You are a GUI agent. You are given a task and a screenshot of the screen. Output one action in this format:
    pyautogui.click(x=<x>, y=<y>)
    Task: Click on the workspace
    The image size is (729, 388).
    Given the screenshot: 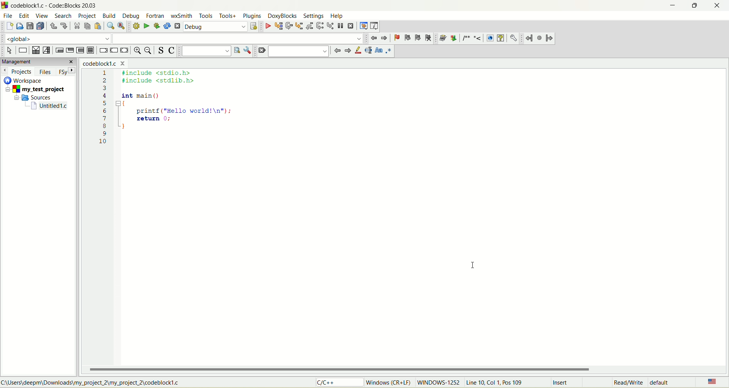 What is the action you would take?
    pyautogui.click(x=25, y=80)
    